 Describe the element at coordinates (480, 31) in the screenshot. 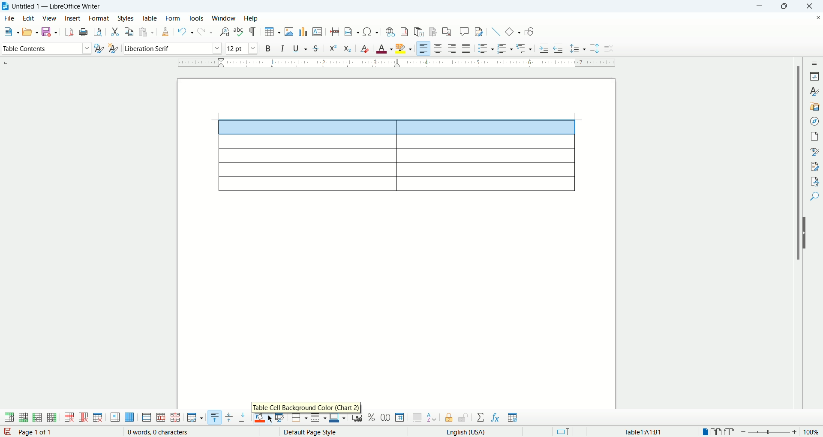

I see `track changes` at that location.